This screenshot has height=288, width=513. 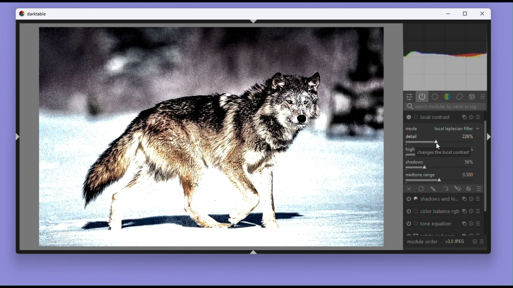 I want to click on color balance rgb, so click(x=440, y=211).